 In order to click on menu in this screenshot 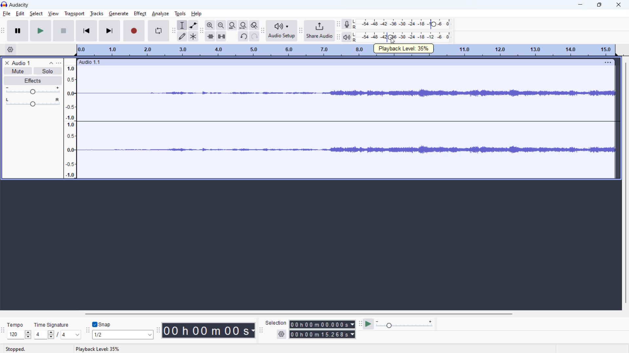, I will do `click(608, 62)`.